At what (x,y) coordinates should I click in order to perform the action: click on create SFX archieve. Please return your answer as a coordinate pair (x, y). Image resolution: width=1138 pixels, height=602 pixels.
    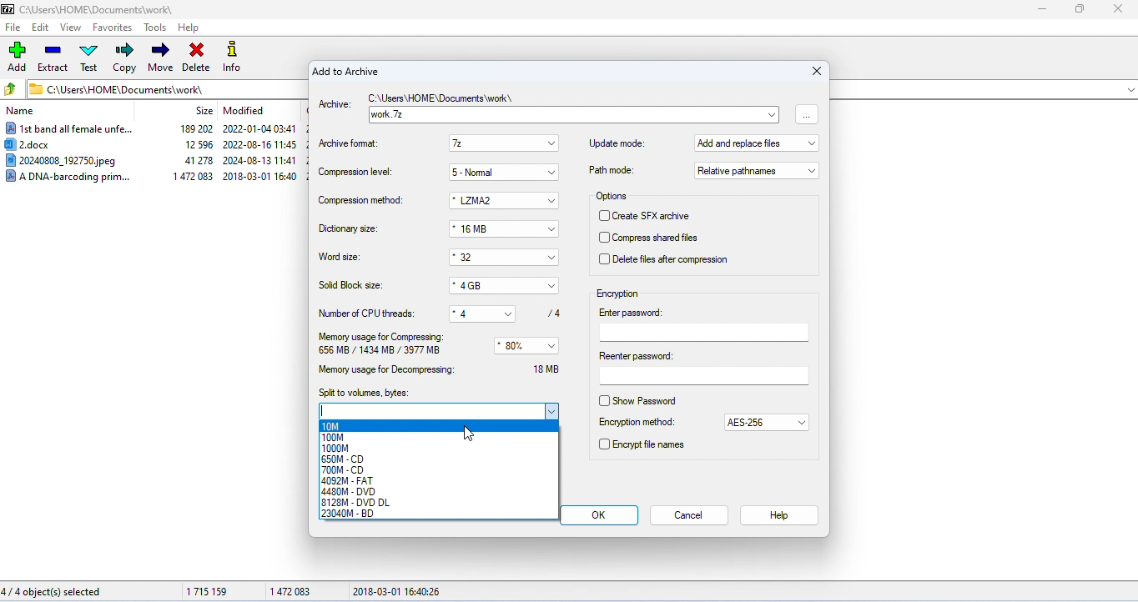
    Looking at the image, I should click on (659, 216).